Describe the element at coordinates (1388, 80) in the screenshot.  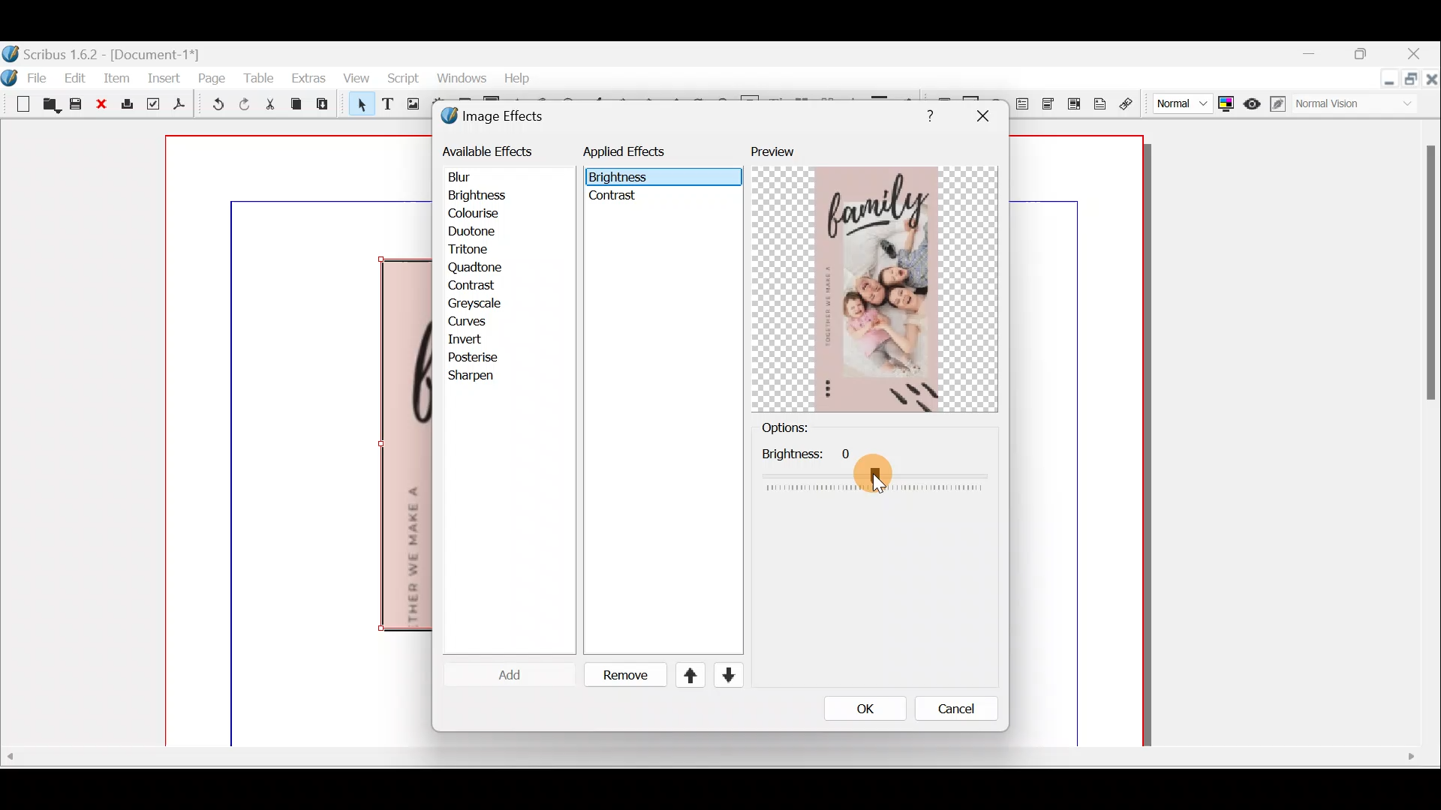
I see `Minimise` at that location.